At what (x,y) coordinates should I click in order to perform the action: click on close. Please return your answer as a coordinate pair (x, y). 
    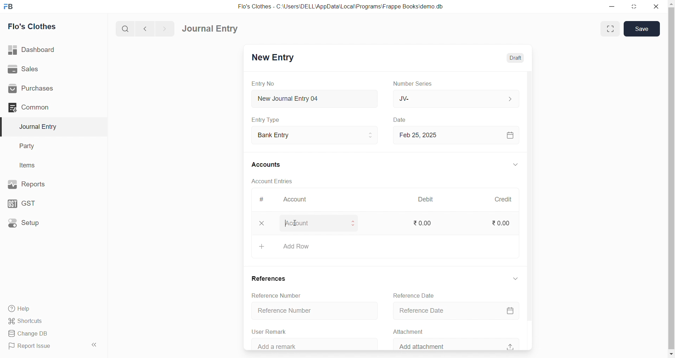
    Looking at the image, I should click on (262, 223).